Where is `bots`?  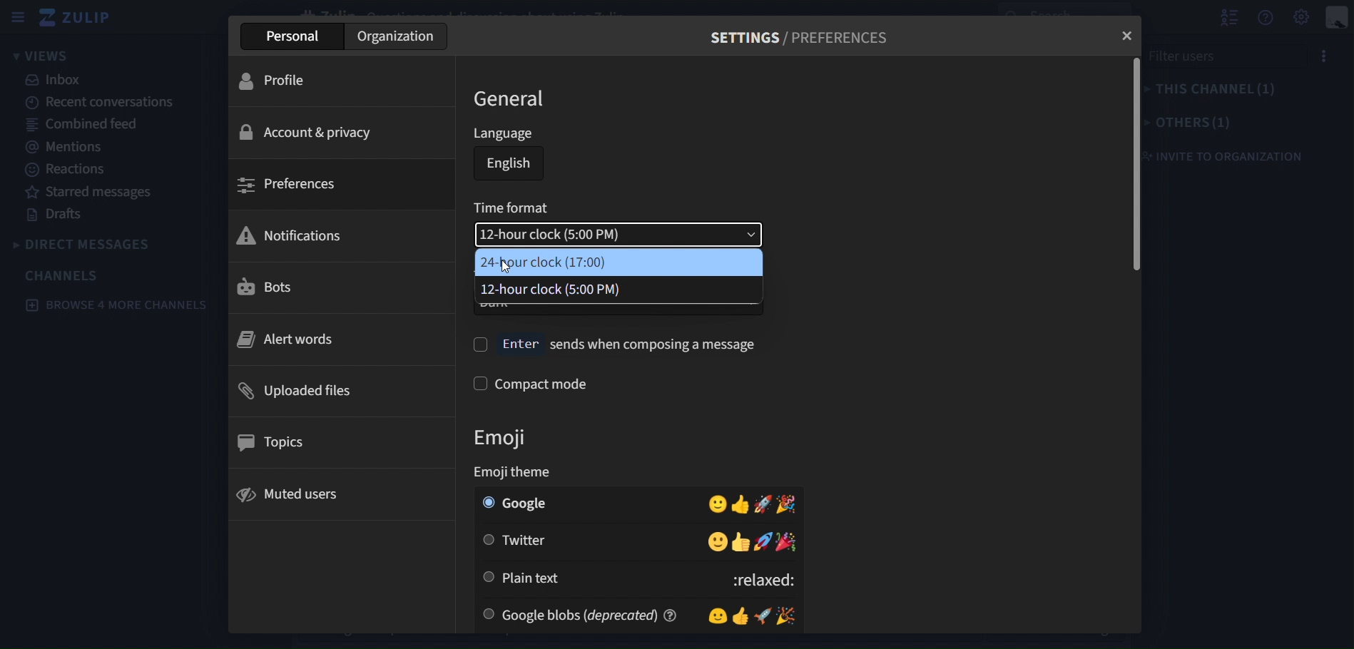
bots is located at coordinates (335, 285).